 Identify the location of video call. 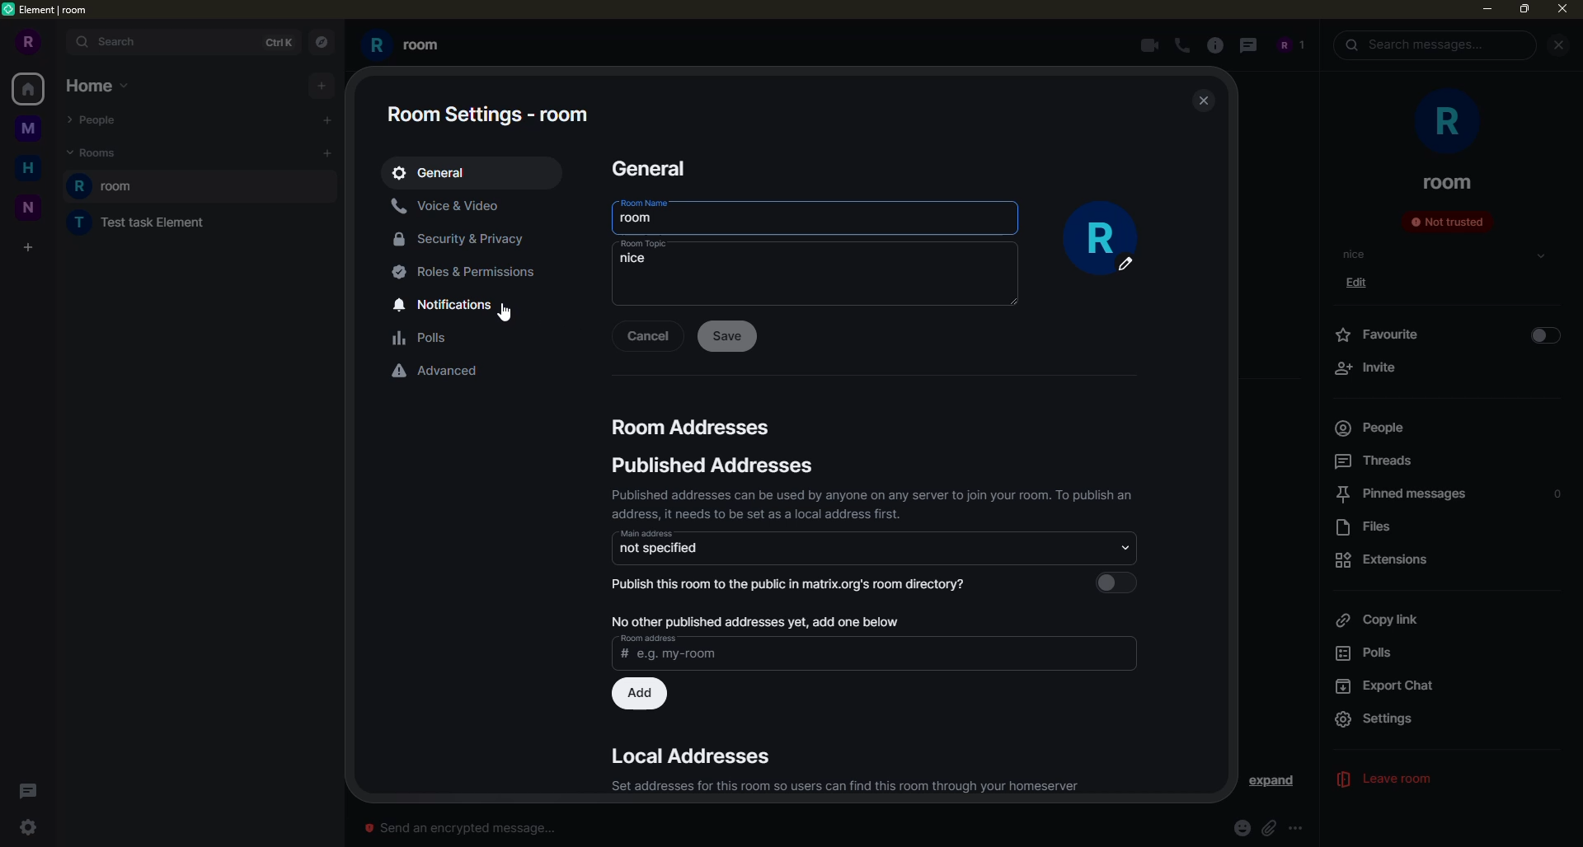
(1145, 45).